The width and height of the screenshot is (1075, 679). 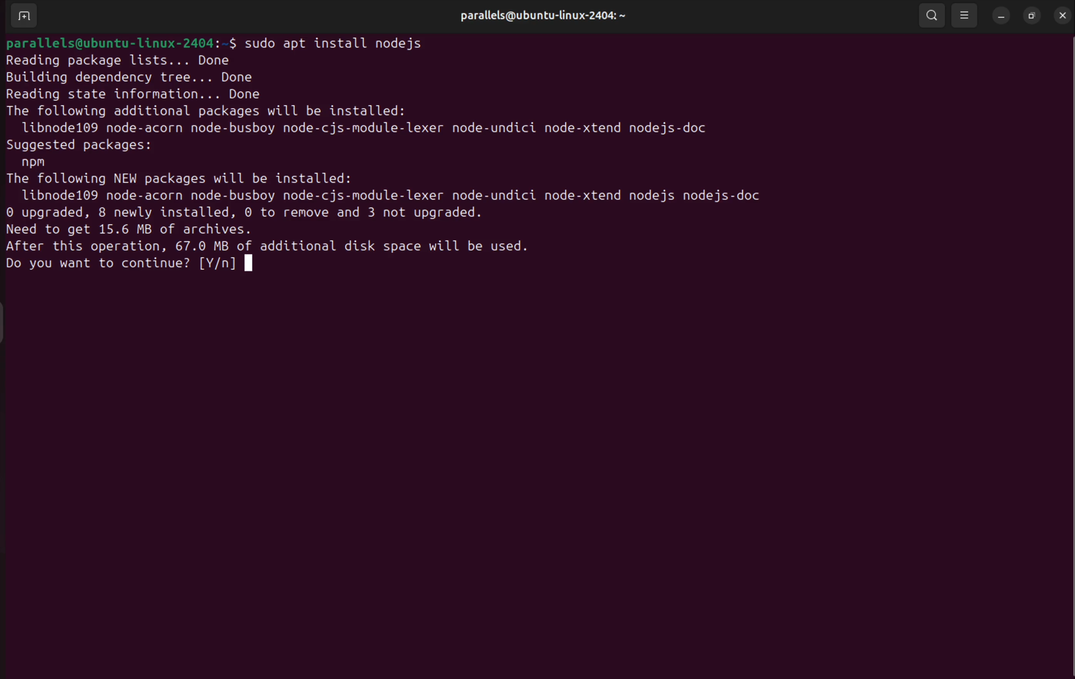 I want to click on parallels@ubuntu-linux-2404: ~, so click(x=538, y=17).